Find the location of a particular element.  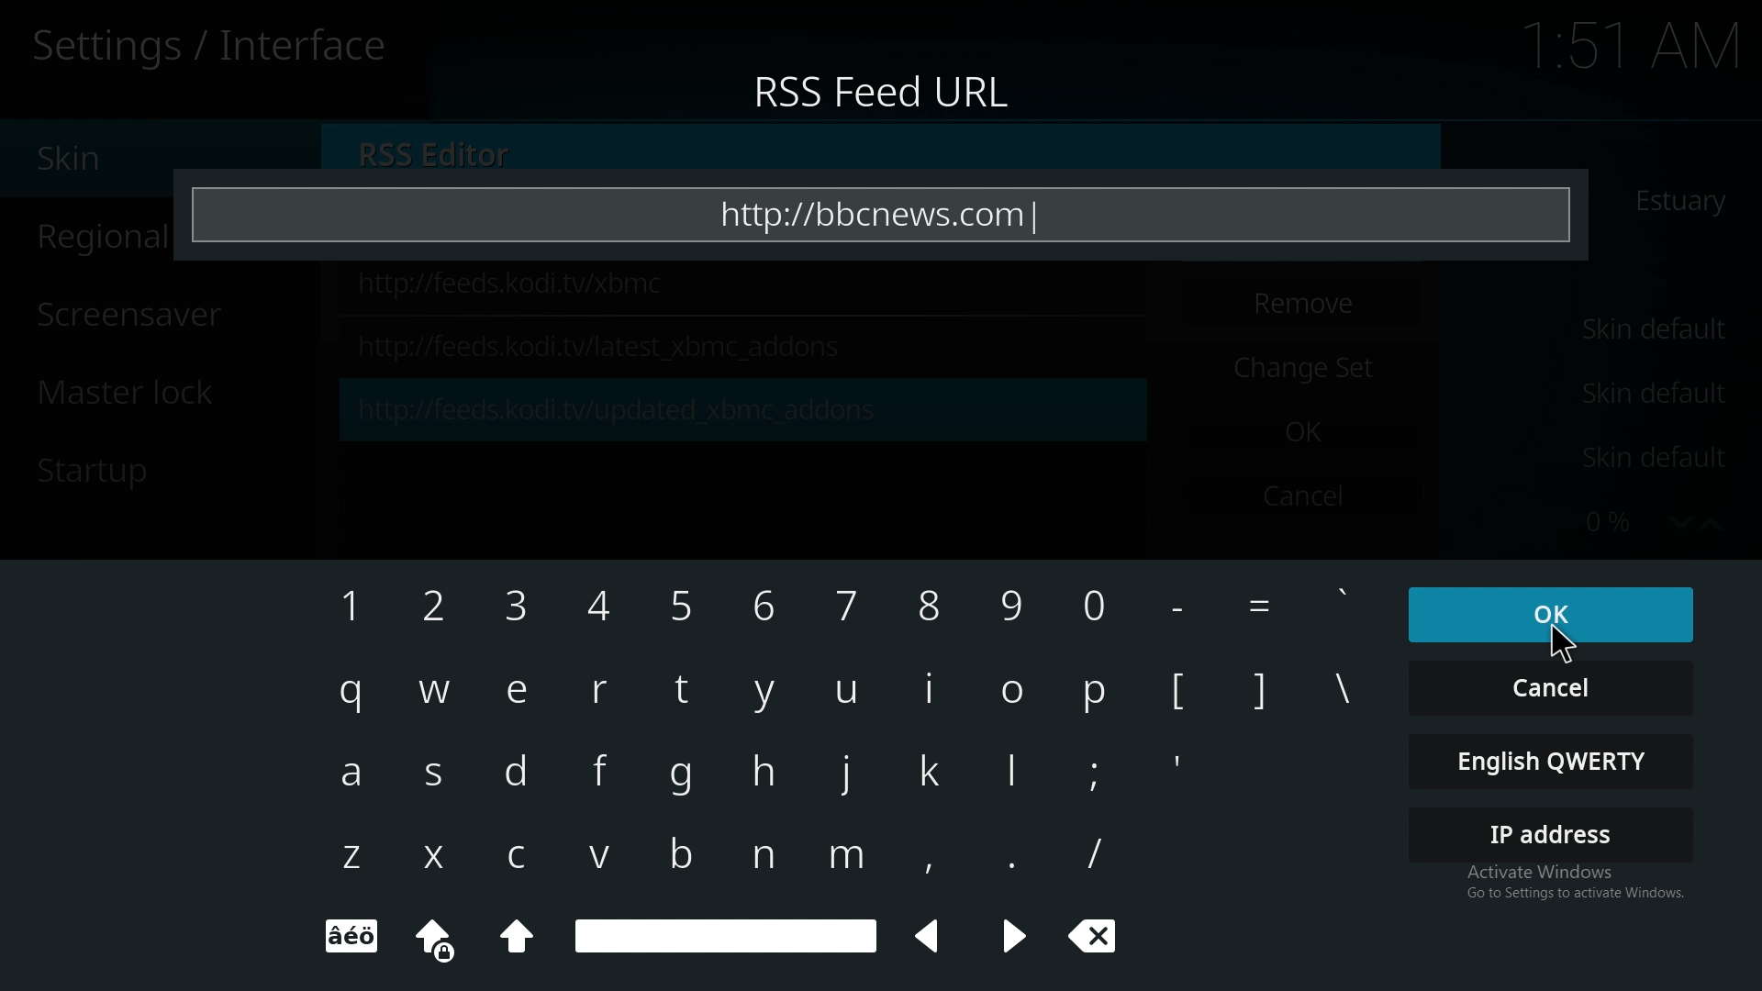

[ is located at coordinates (1181, 694).